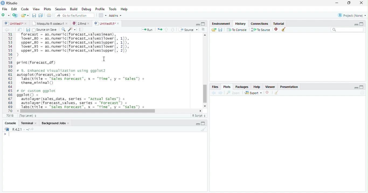  Describe the element at coordinates (237, 30) in the screenshot. I see `To Console` at that location.